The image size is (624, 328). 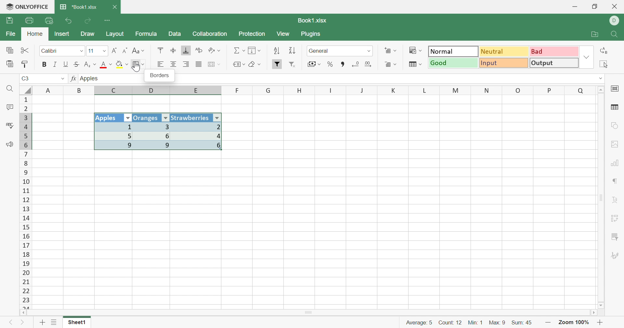 I want to click on Plugins, so click(x=312, y=35).